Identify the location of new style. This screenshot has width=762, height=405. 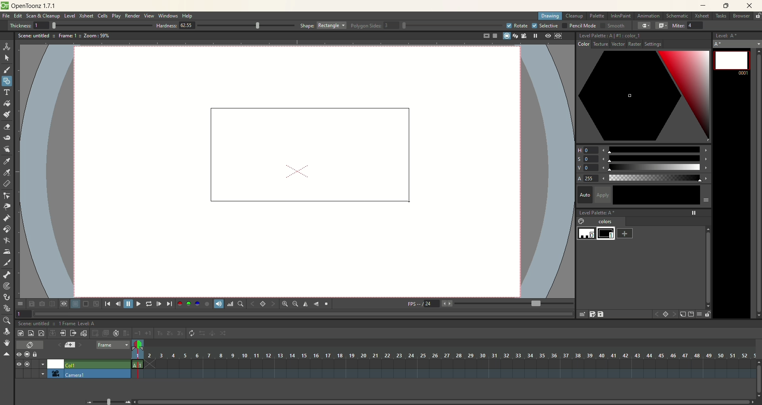
(683, 314).